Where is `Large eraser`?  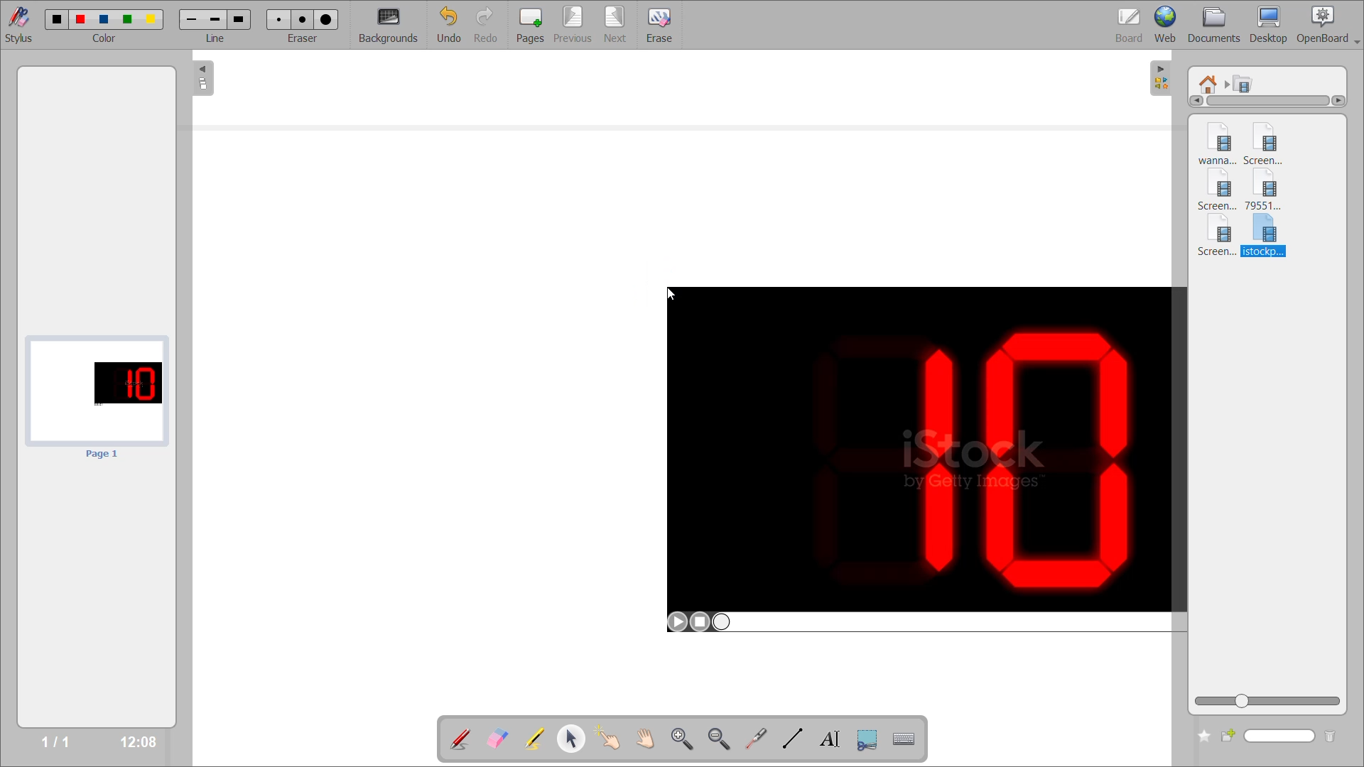
Large eraser is located at coordinates (326, 19).